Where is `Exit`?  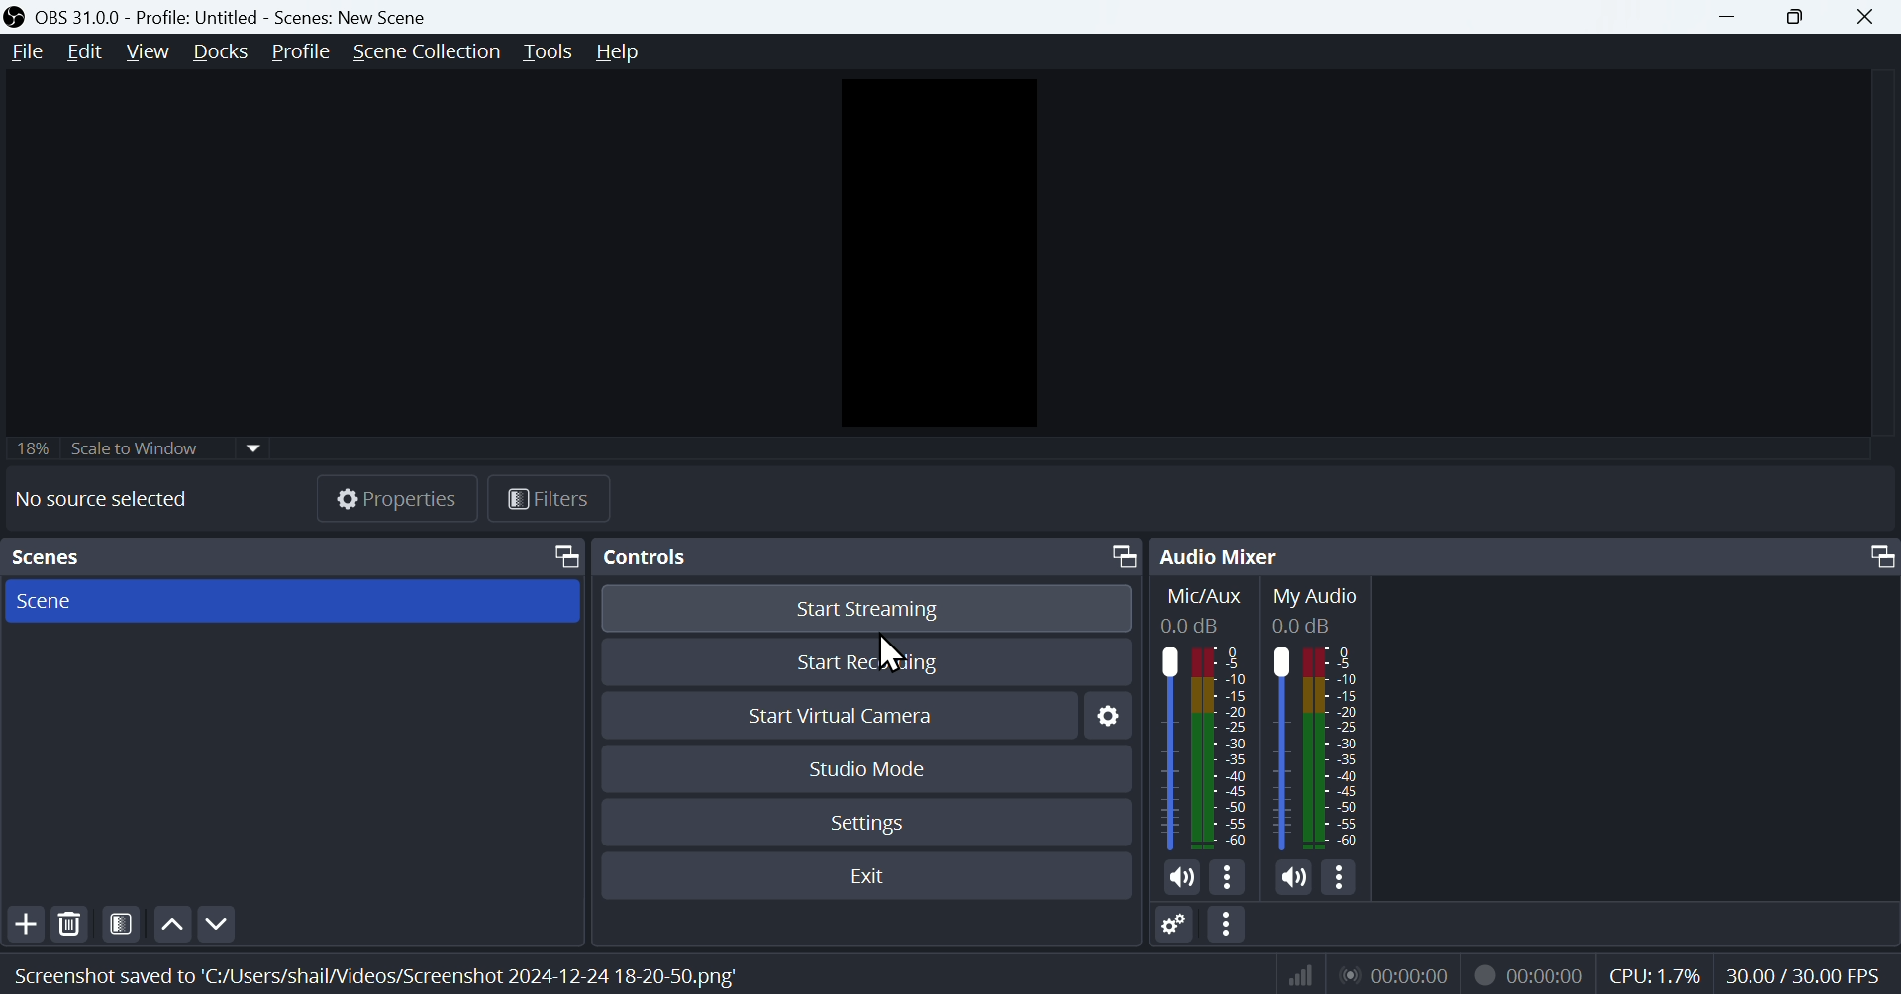 Exit is located at coordinates (867, 873).